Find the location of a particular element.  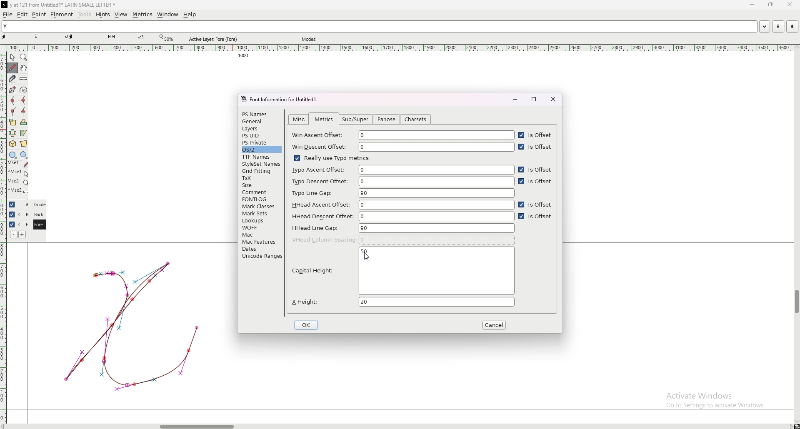

panose is located at coordinates (386, 120).